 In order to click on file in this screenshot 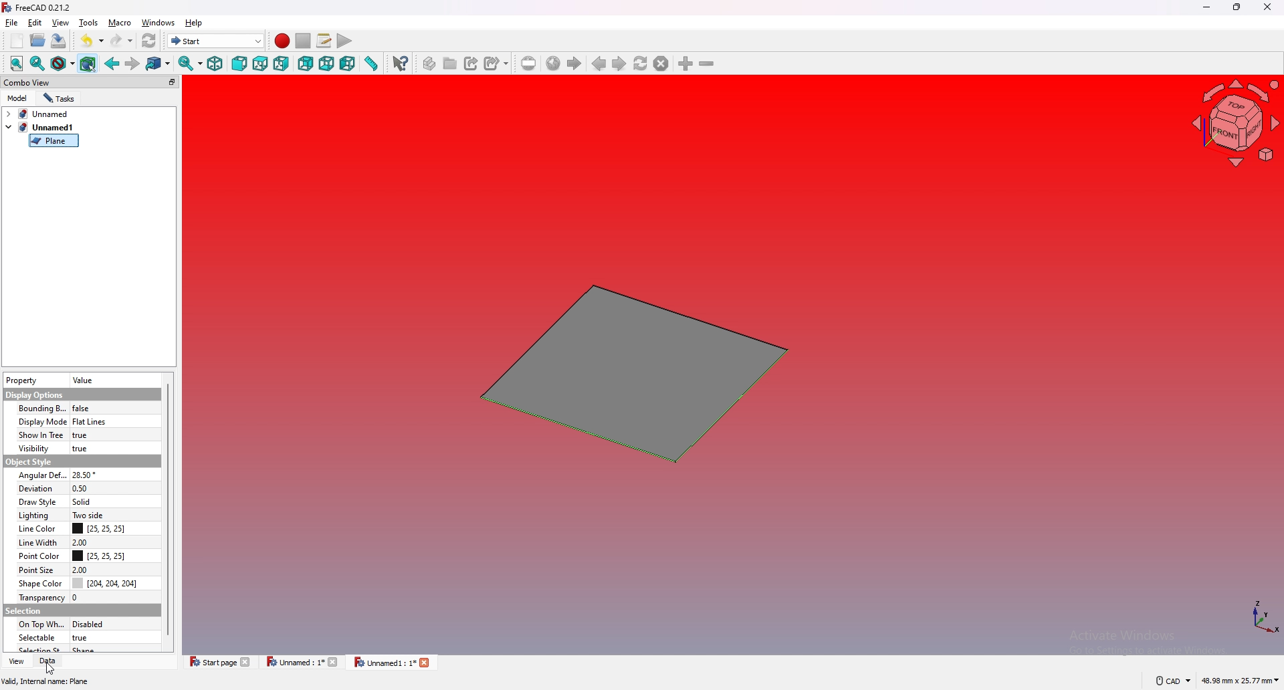, I will do `click(12, 23)`.